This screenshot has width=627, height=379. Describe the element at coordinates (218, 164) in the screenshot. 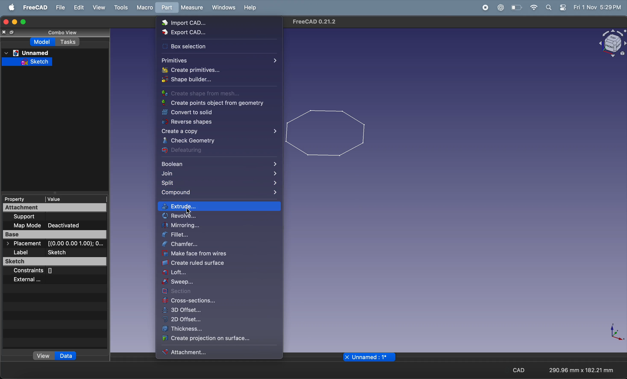

I see `boolean` at that location.